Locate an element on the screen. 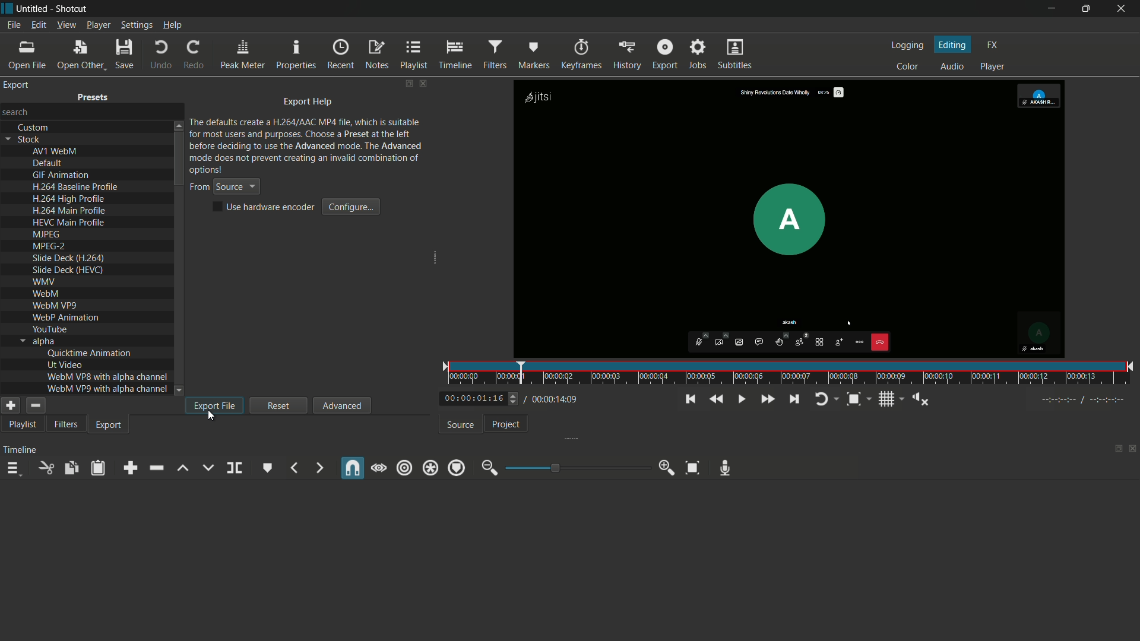  snap is located at coordinates (353, 468).